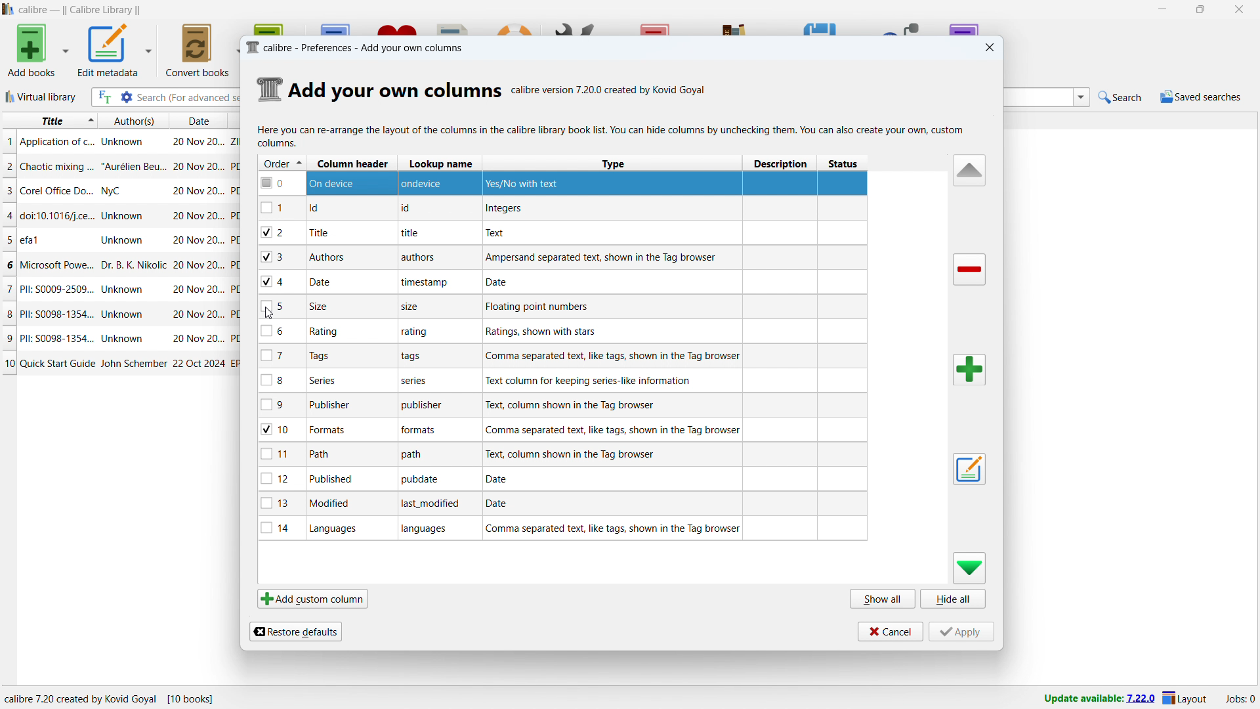 The width and height of the screenshot is (1260, 709). What do you see at coordinates (280, 208) in the screenshot?
I see `1` at bounding box center [280, 208].